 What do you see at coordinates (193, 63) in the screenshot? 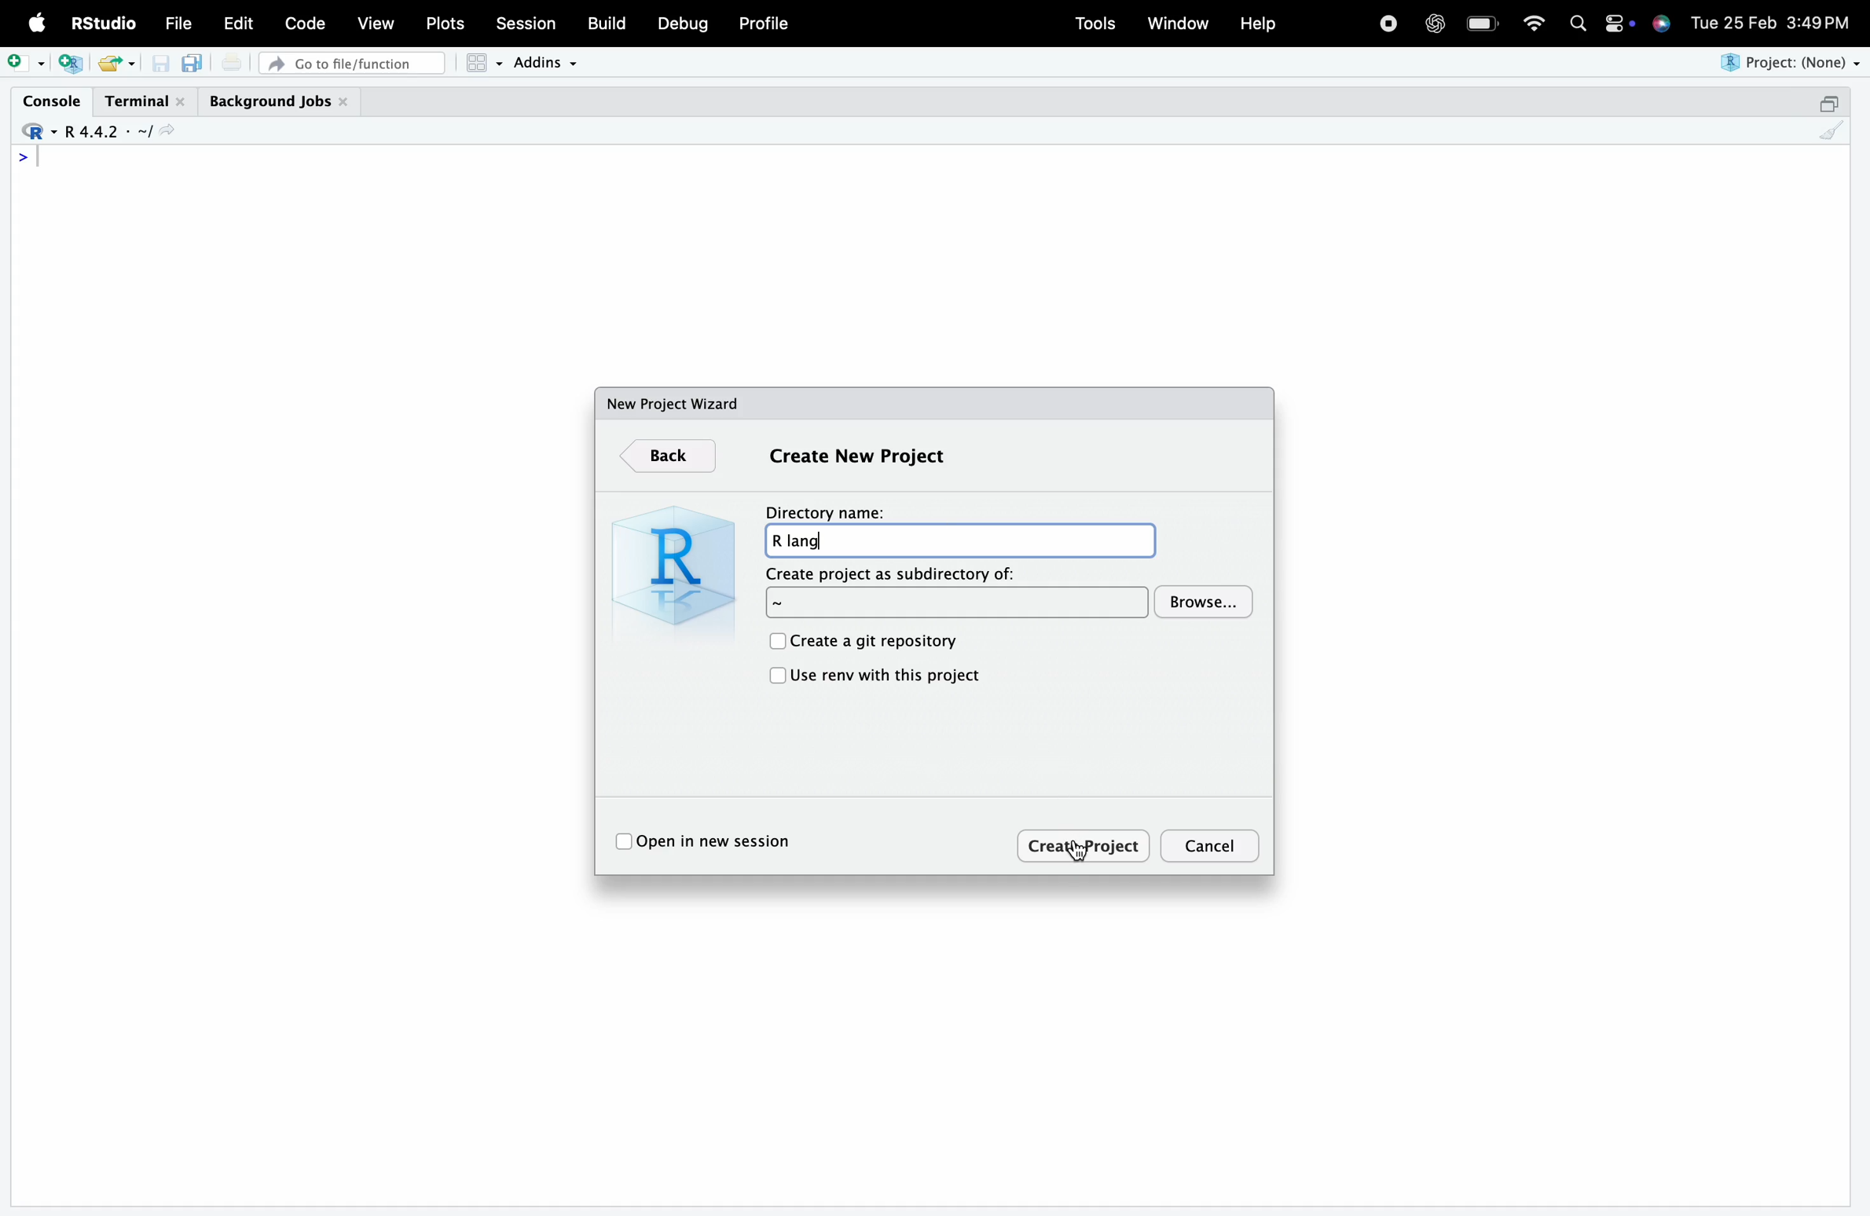
I see `Save all open documents` at bounding box center [193, 63].